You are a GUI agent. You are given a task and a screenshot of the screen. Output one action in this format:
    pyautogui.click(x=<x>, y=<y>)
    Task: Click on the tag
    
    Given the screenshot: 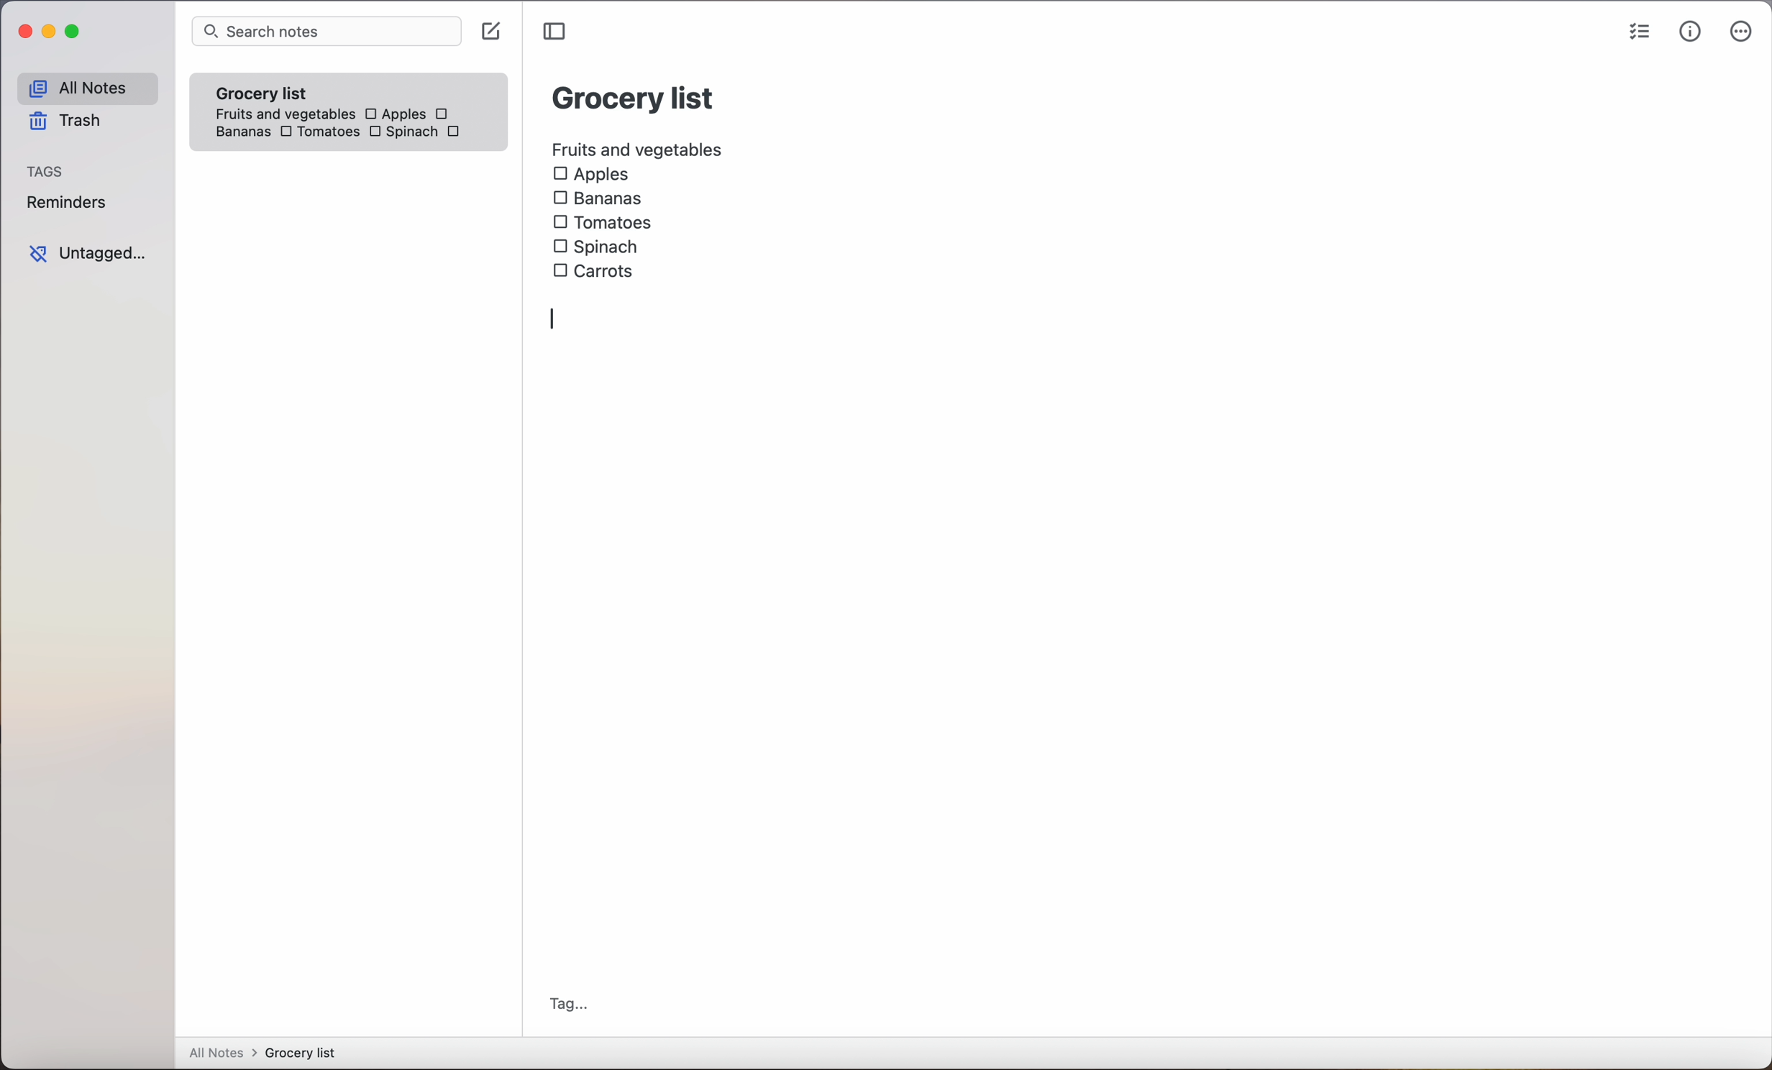 What is the action you would take?
    pyautogui.click(x=569, y=1004)
    